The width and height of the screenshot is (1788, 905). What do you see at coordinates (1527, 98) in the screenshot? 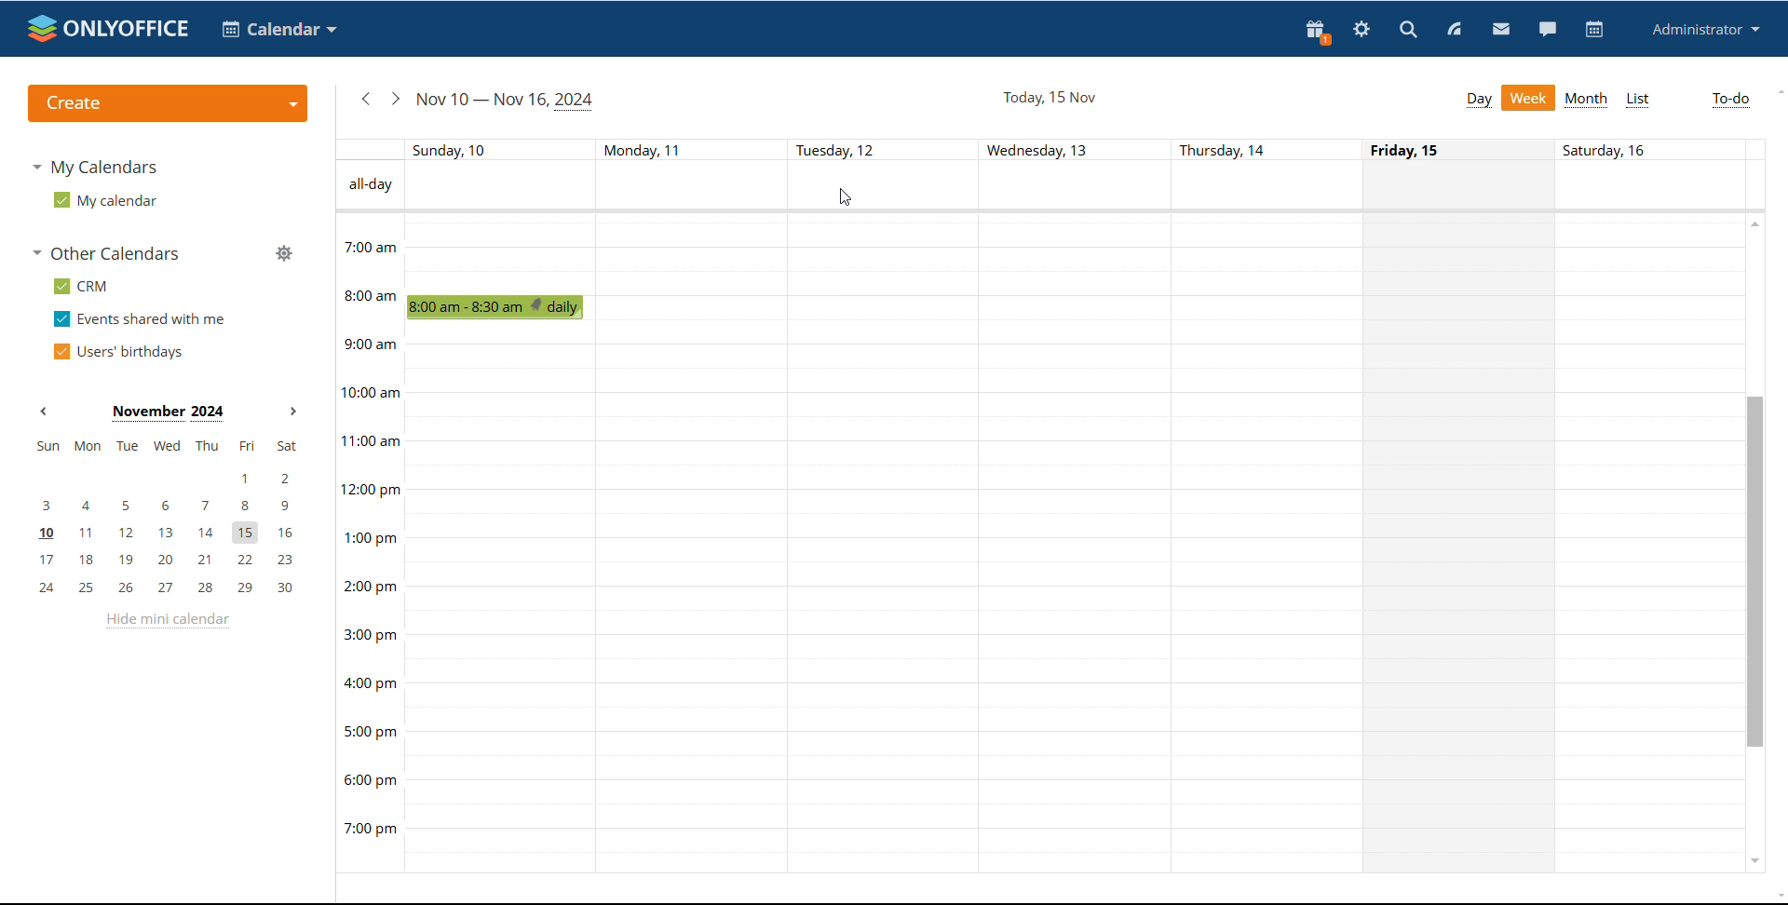
I see `week view` at bounding box center [1527, 98].